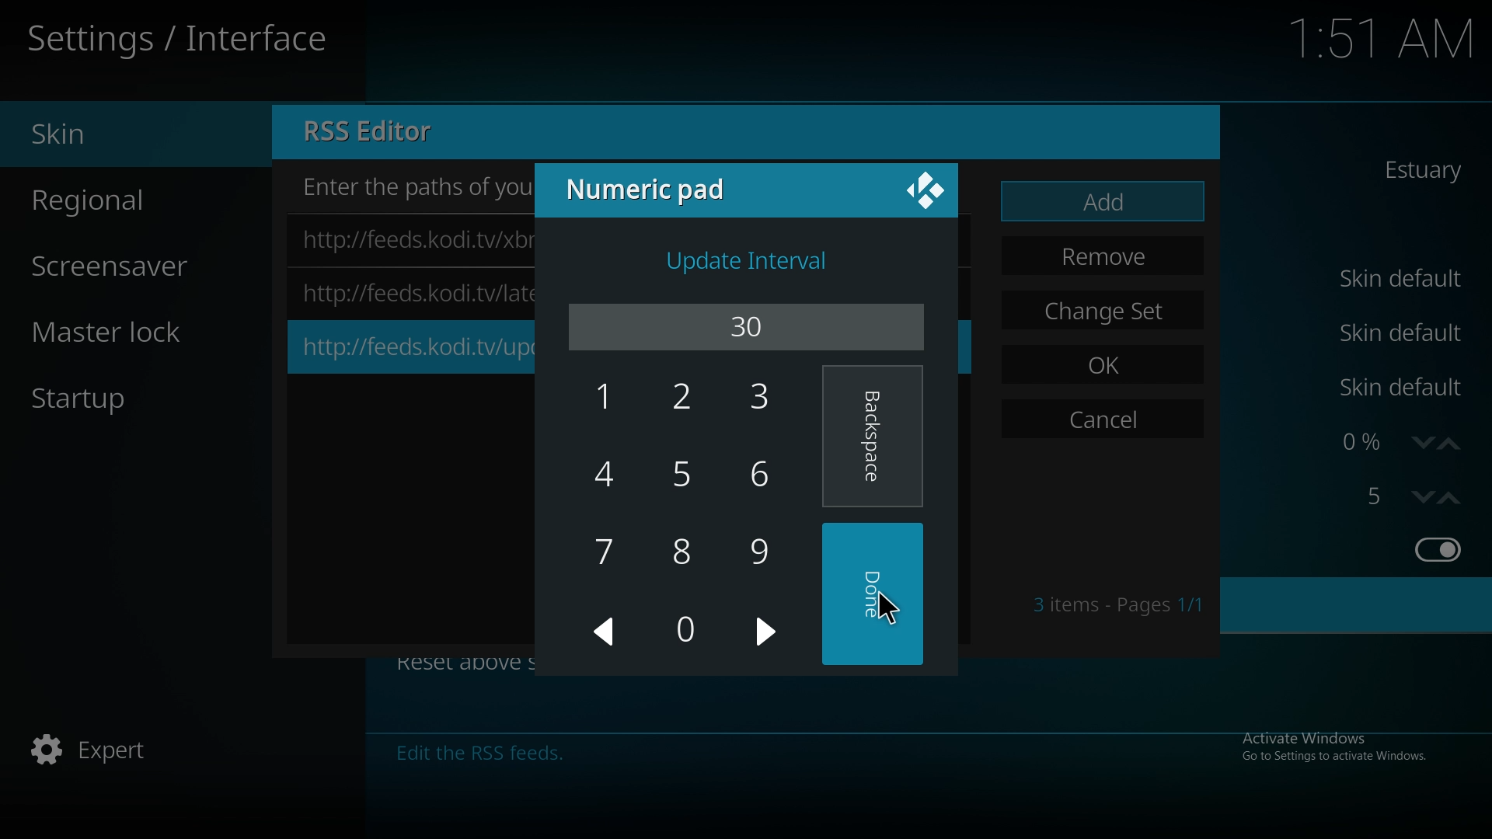 The width and height of the screenshot is (1492, 839). Describe the element at coordinates (405, 189) in the screenshot. I see `Enter the paths of you` at that location.